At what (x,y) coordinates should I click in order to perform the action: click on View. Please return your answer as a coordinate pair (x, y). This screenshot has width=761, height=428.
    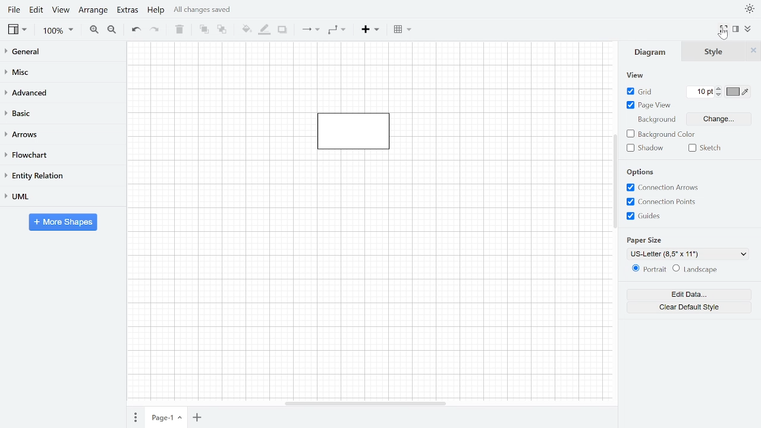
    Looking at the image, I should click on (18, 31).